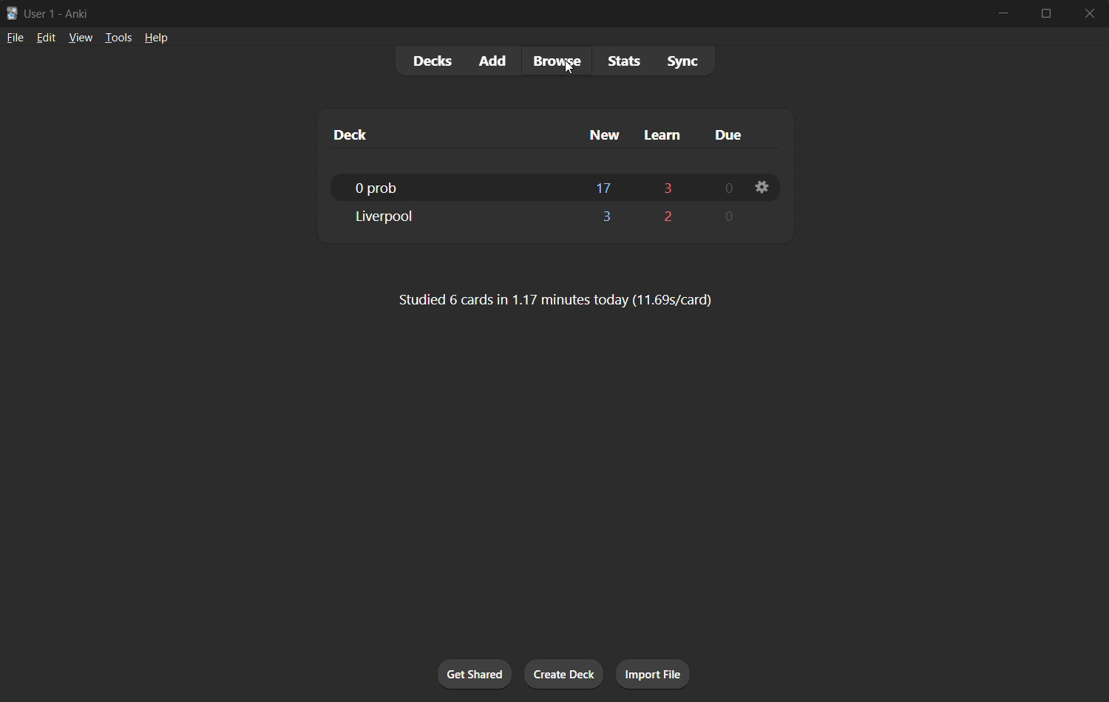 The image size is (1109, 702). I want to click on 3, so click(606, 218).